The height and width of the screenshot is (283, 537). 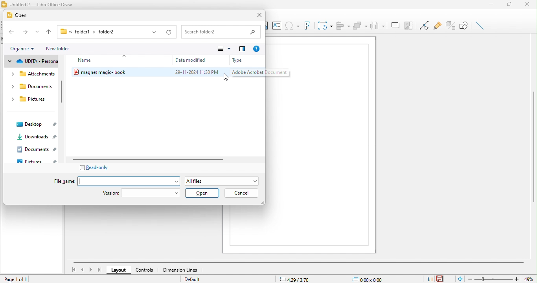 What do you see at coordinates (443, 279) in the screenshot?
I see `the document has not been modified since the last save` at bounding box center [443, 279].